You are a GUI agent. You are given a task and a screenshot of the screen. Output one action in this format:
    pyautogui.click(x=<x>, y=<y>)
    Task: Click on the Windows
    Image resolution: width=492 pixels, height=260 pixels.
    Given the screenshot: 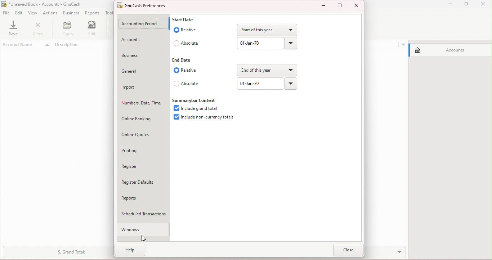 What is the action you would take?
    pyautogui.click(x=141, y=230)
    